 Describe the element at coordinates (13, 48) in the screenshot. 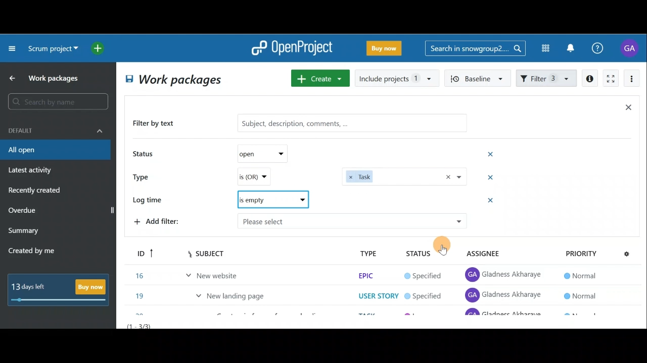

I see `Collapse project menu` at that location.